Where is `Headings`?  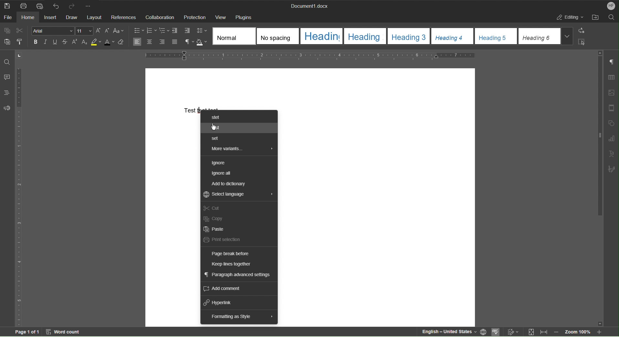 Headings is located at coordinates (6, 93).